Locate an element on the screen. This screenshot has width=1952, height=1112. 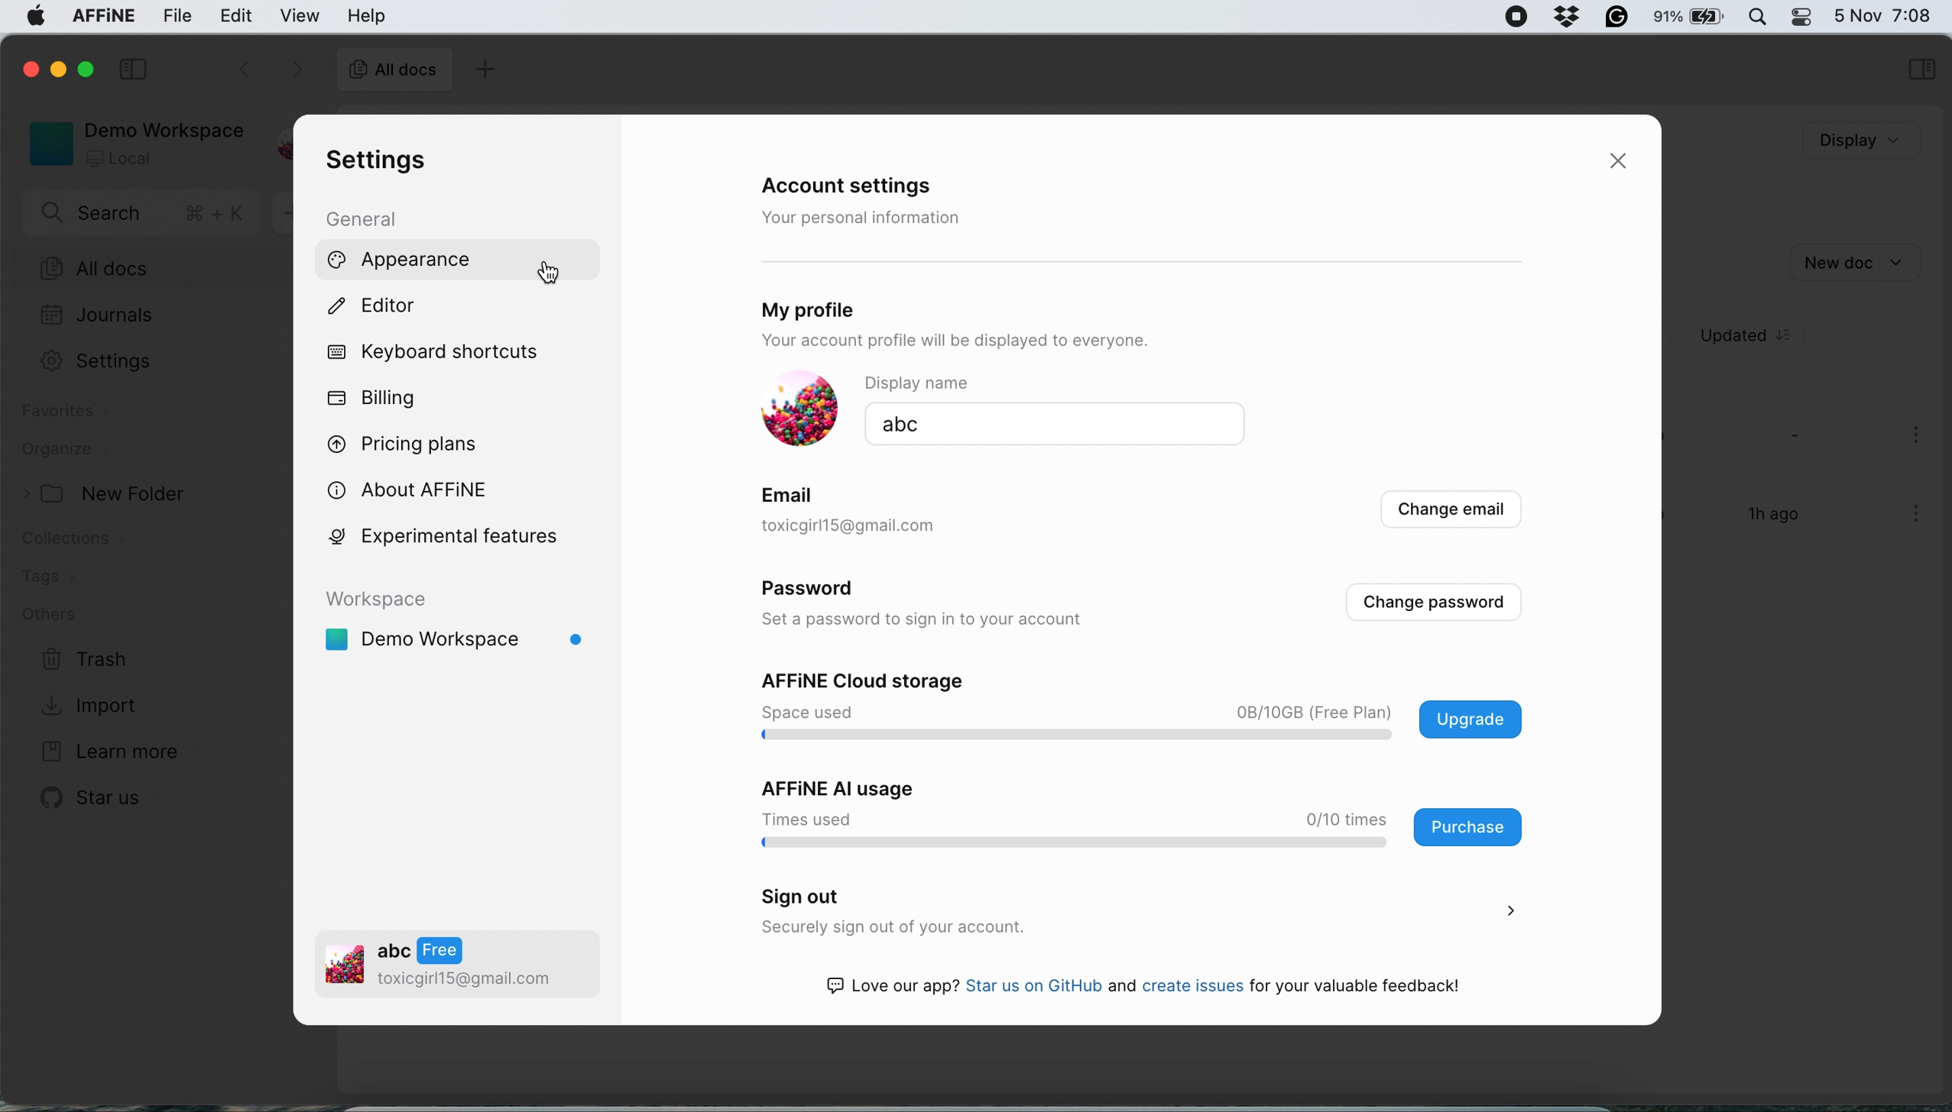
close is located at coordinates (1620, 163).